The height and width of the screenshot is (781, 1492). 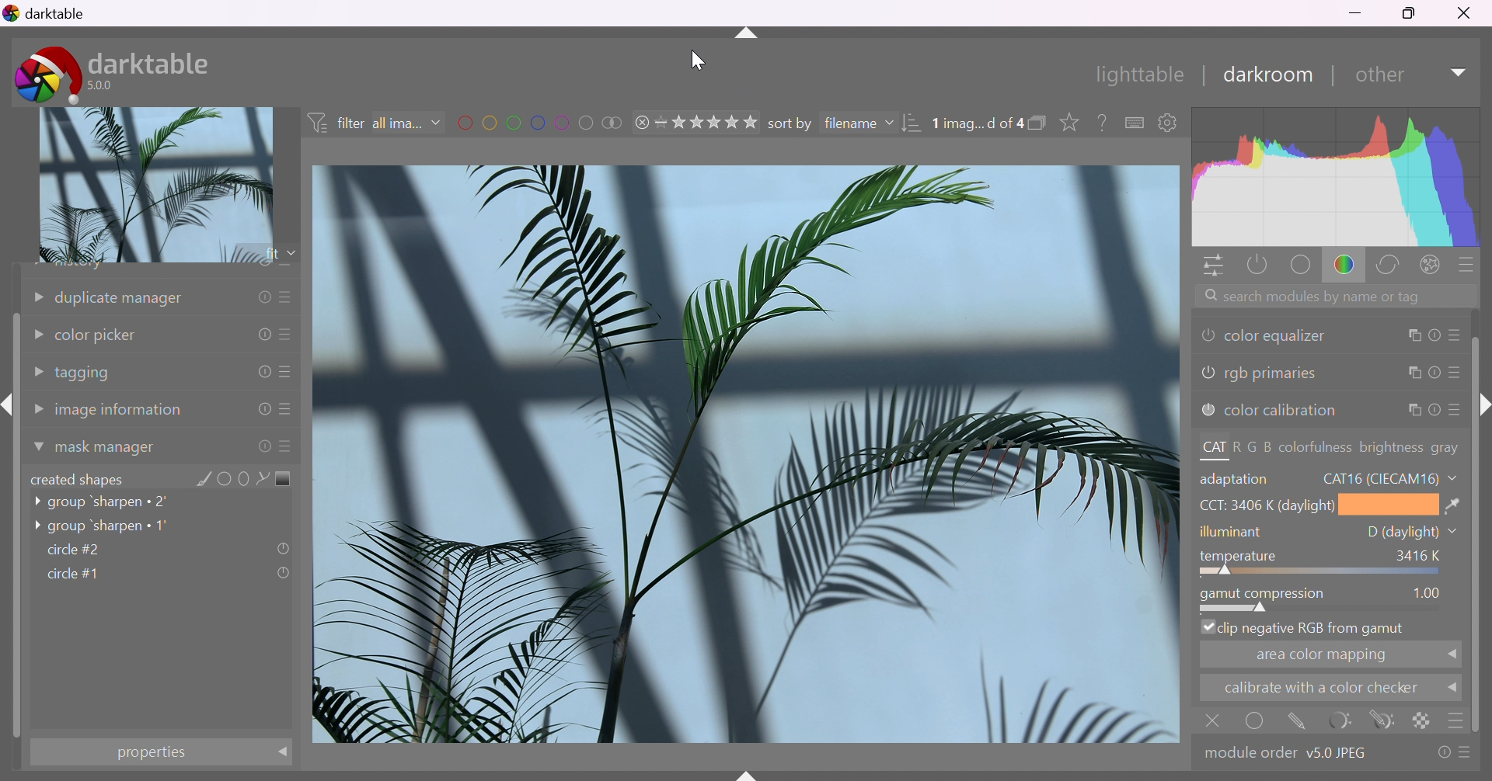 I want to click on tempreture, so click(x=1332, y=562).